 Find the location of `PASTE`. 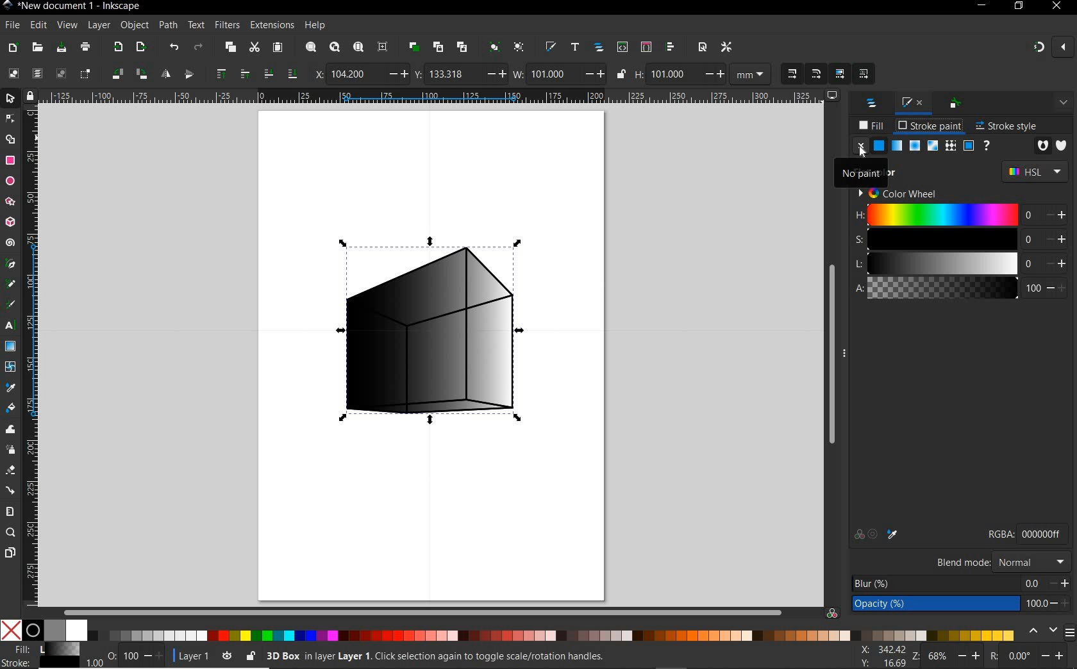

PASTE is located at coordinates (279, 48).